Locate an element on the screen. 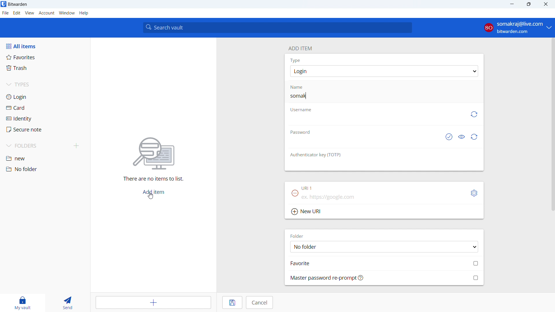 This screenshot has width=555, height=312. window is located at coordinates (67, 13).